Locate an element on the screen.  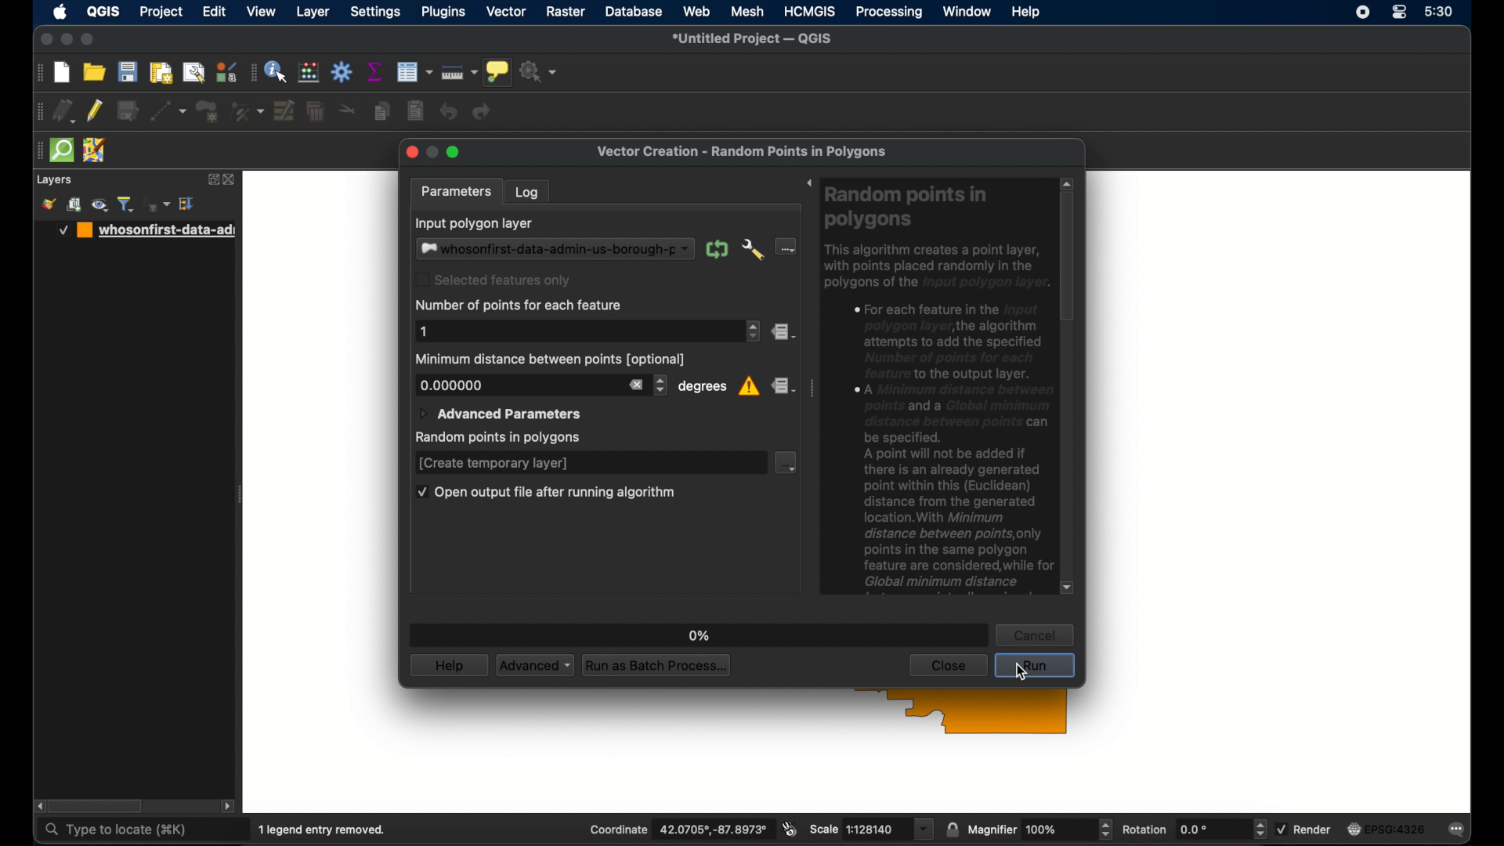
add input is located at coordinates (789, 247).